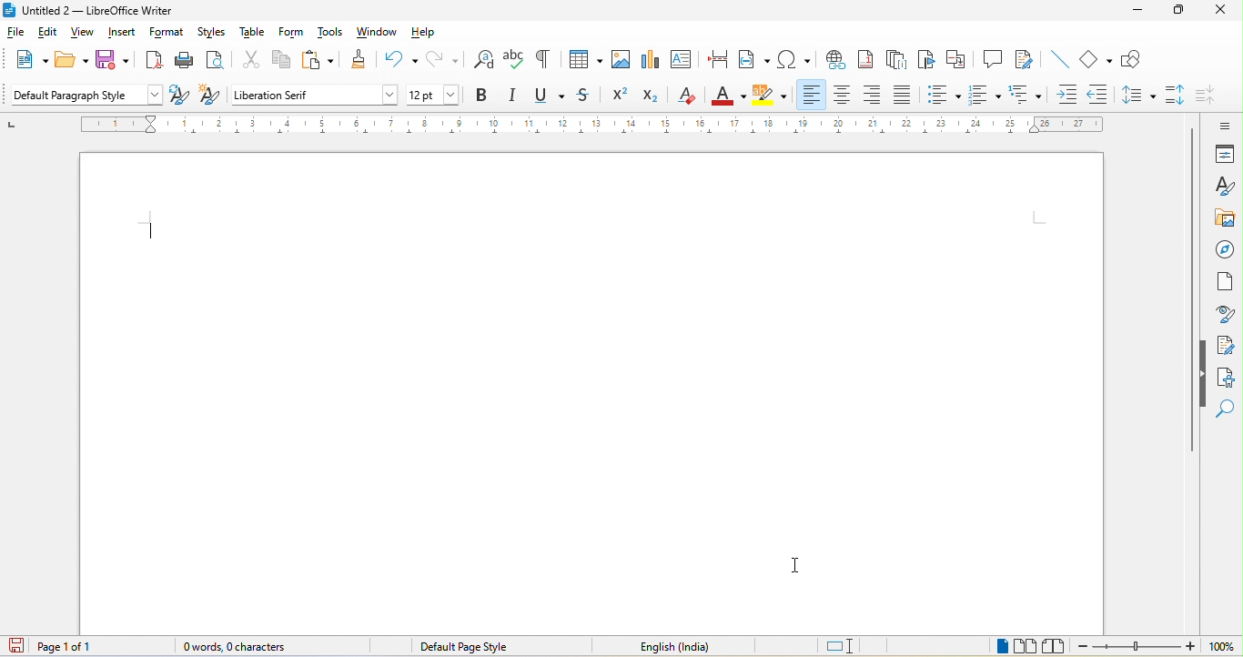  I want to click on hyperlink, so click(834, 62).